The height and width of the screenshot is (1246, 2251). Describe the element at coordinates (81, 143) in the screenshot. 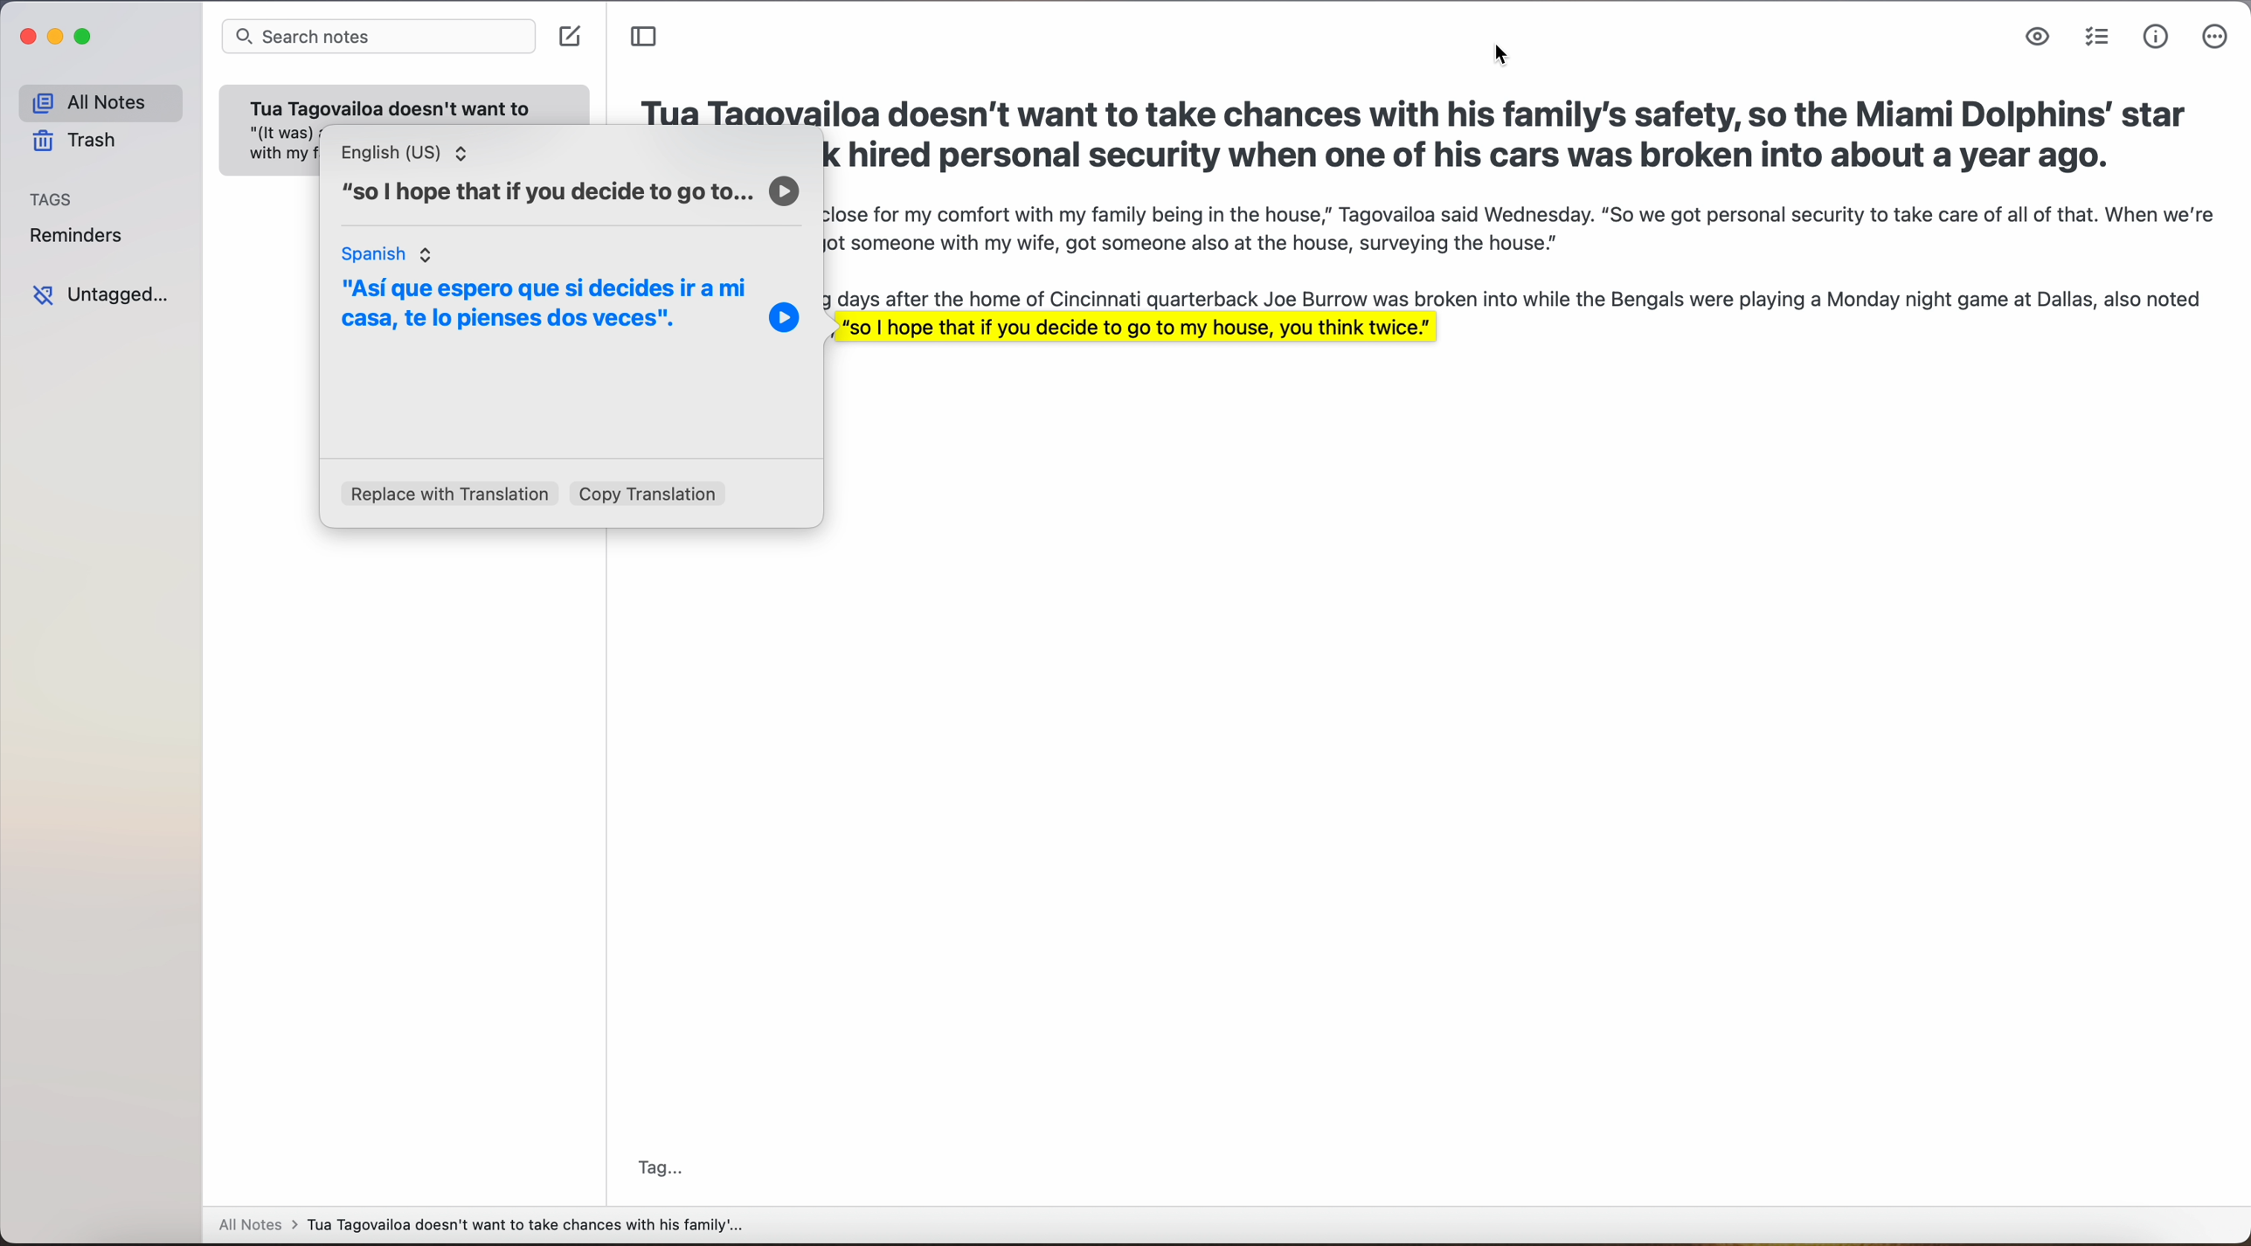

I see `trash` at that location.